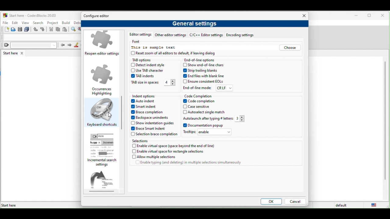 This screenshot has width=390, height=219. Describe the element at coordinates (175, 146) in the screenshot. I see `enable virtual space (space beyond the end of the line)` at that location.